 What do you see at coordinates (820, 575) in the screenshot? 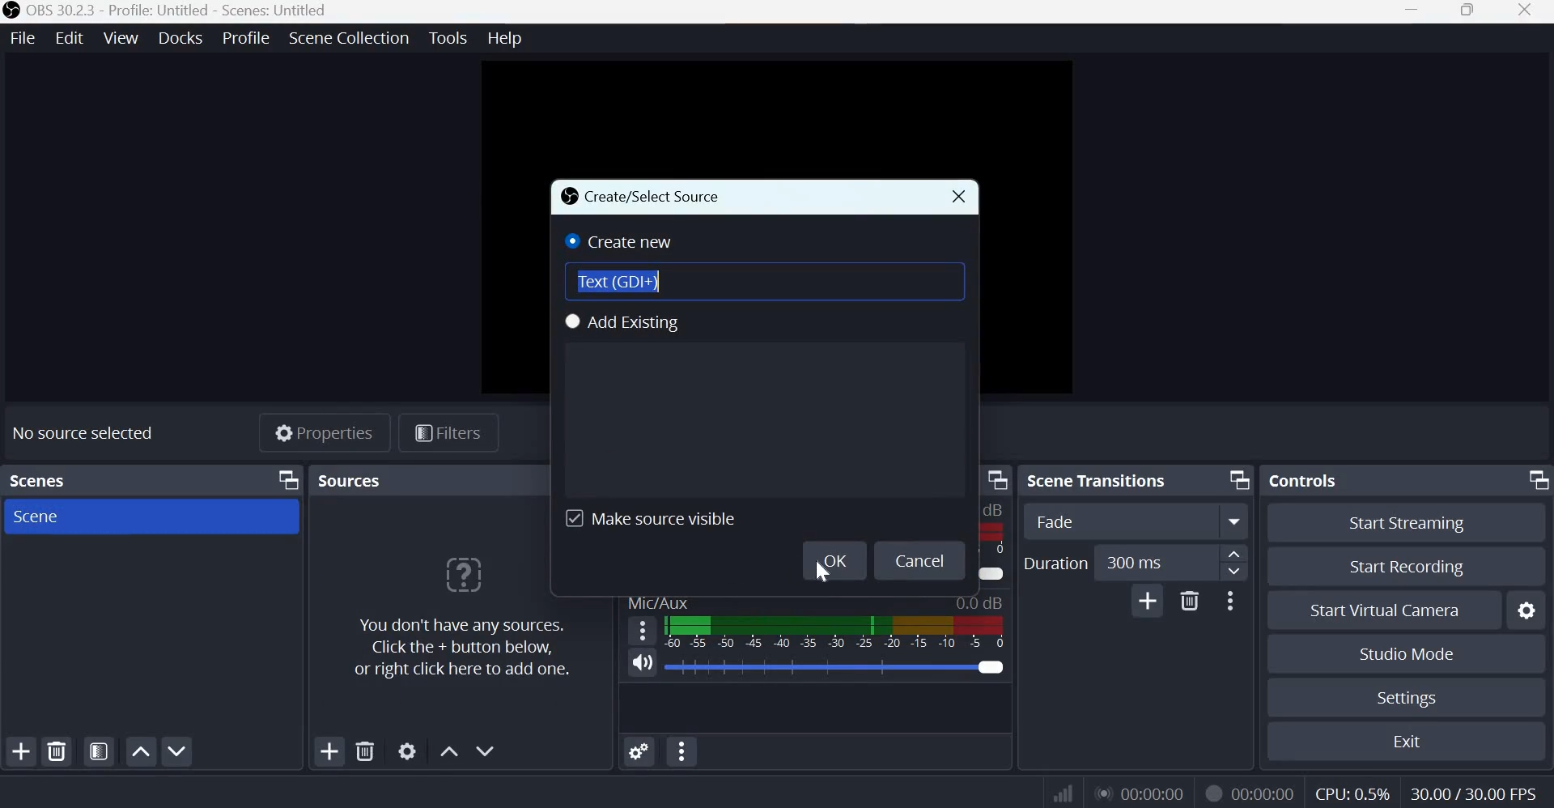
I see `cursor` at bounding box center [820, 575].